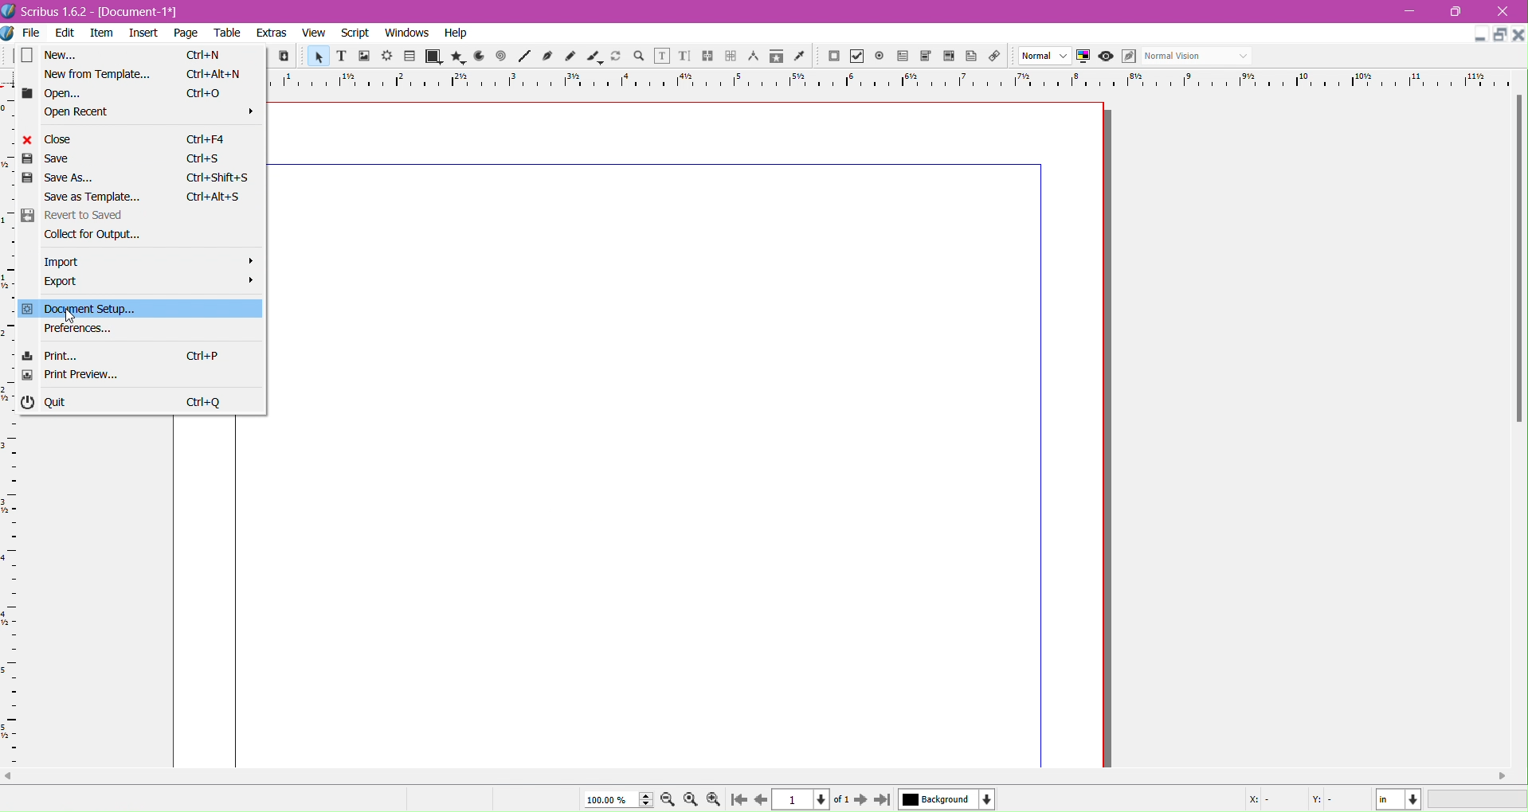 This screenshot has width=1528, height=812. I want to click on app name, so click(55, 14).